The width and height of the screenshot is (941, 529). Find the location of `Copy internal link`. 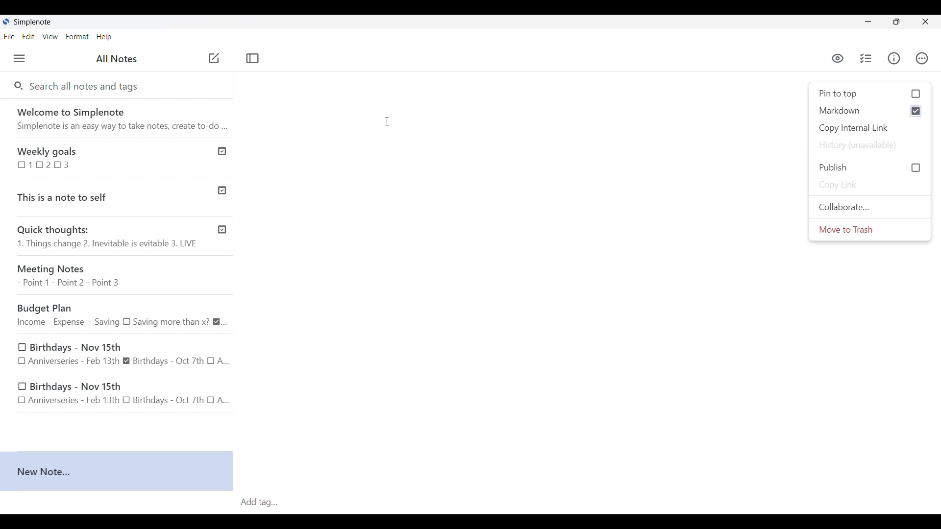

Copy internal link is located at coordinates (870, 128).